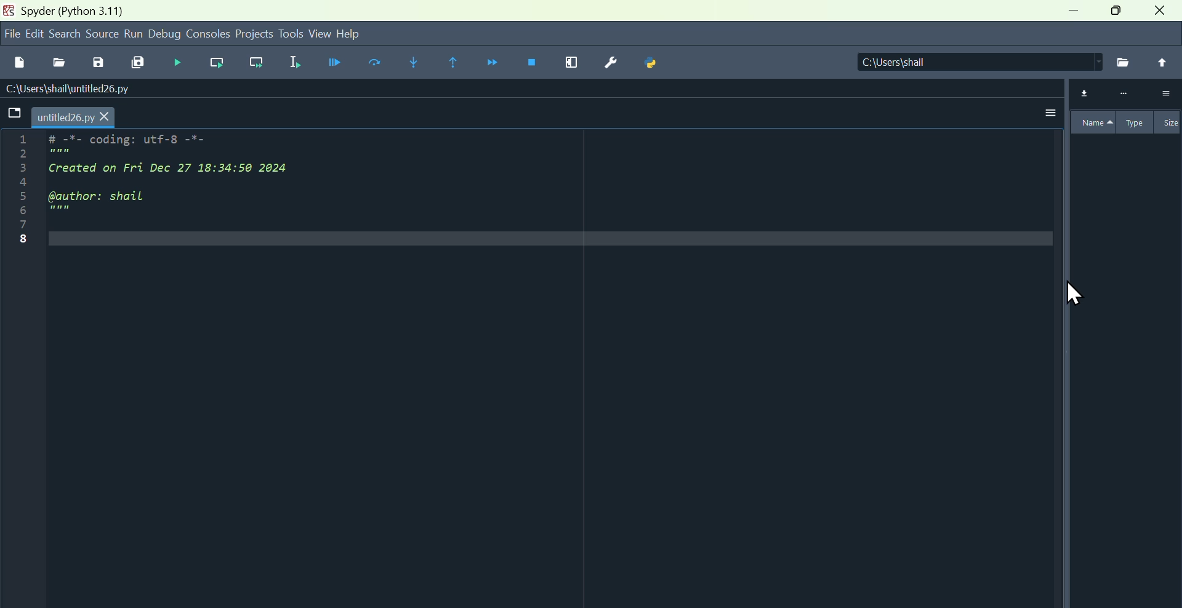  I want to click on Preferences, so click(609, 63).